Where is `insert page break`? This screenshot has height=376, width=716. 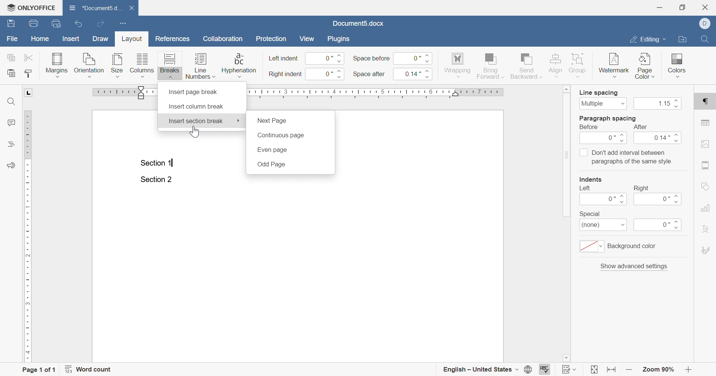
insert page break is located at coordinates (195, 92).